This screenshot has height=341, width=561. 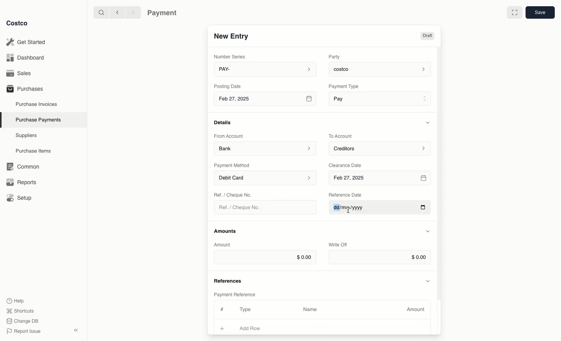 I want to click on Hide, so click(x=429, y=280).